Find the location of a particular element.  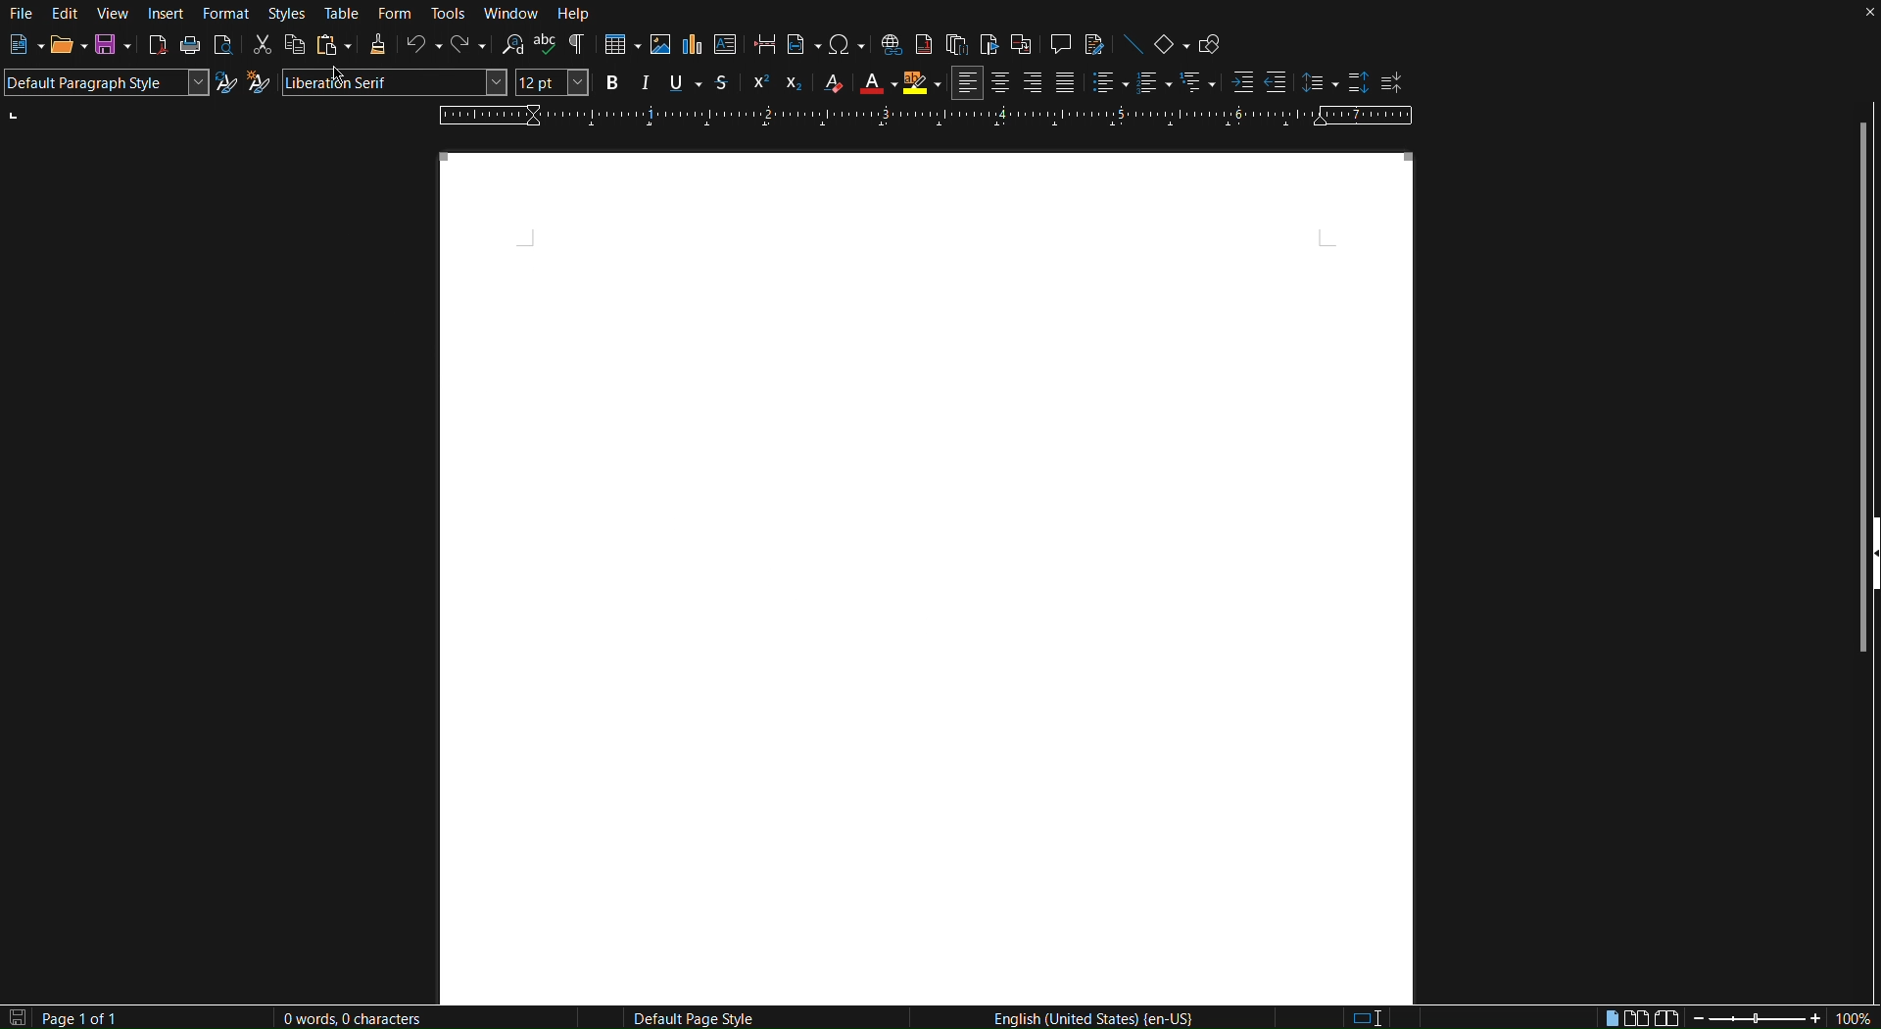

Insert textbox is located at coordinates (726, 44).